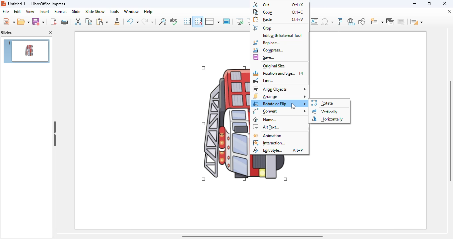 This screenshot has height=239, width=453. I want to click on hide, so click(54, 134).